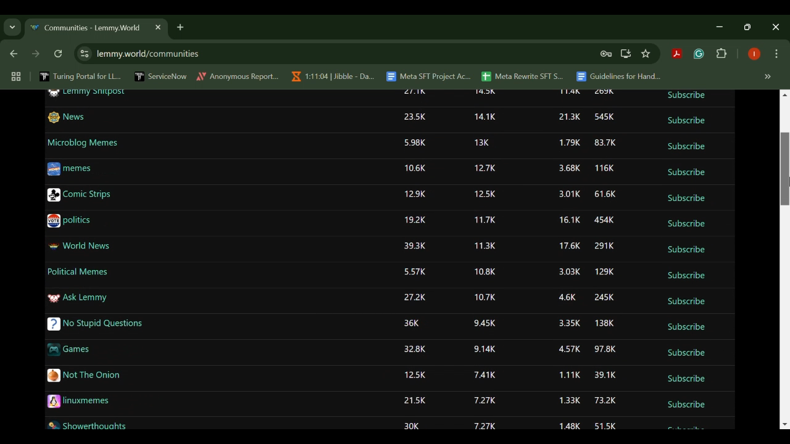 This screenshot has height=444, width=790. Describe the element at coordinates (605, 323) in the screenshot. I see `138K` at that location.